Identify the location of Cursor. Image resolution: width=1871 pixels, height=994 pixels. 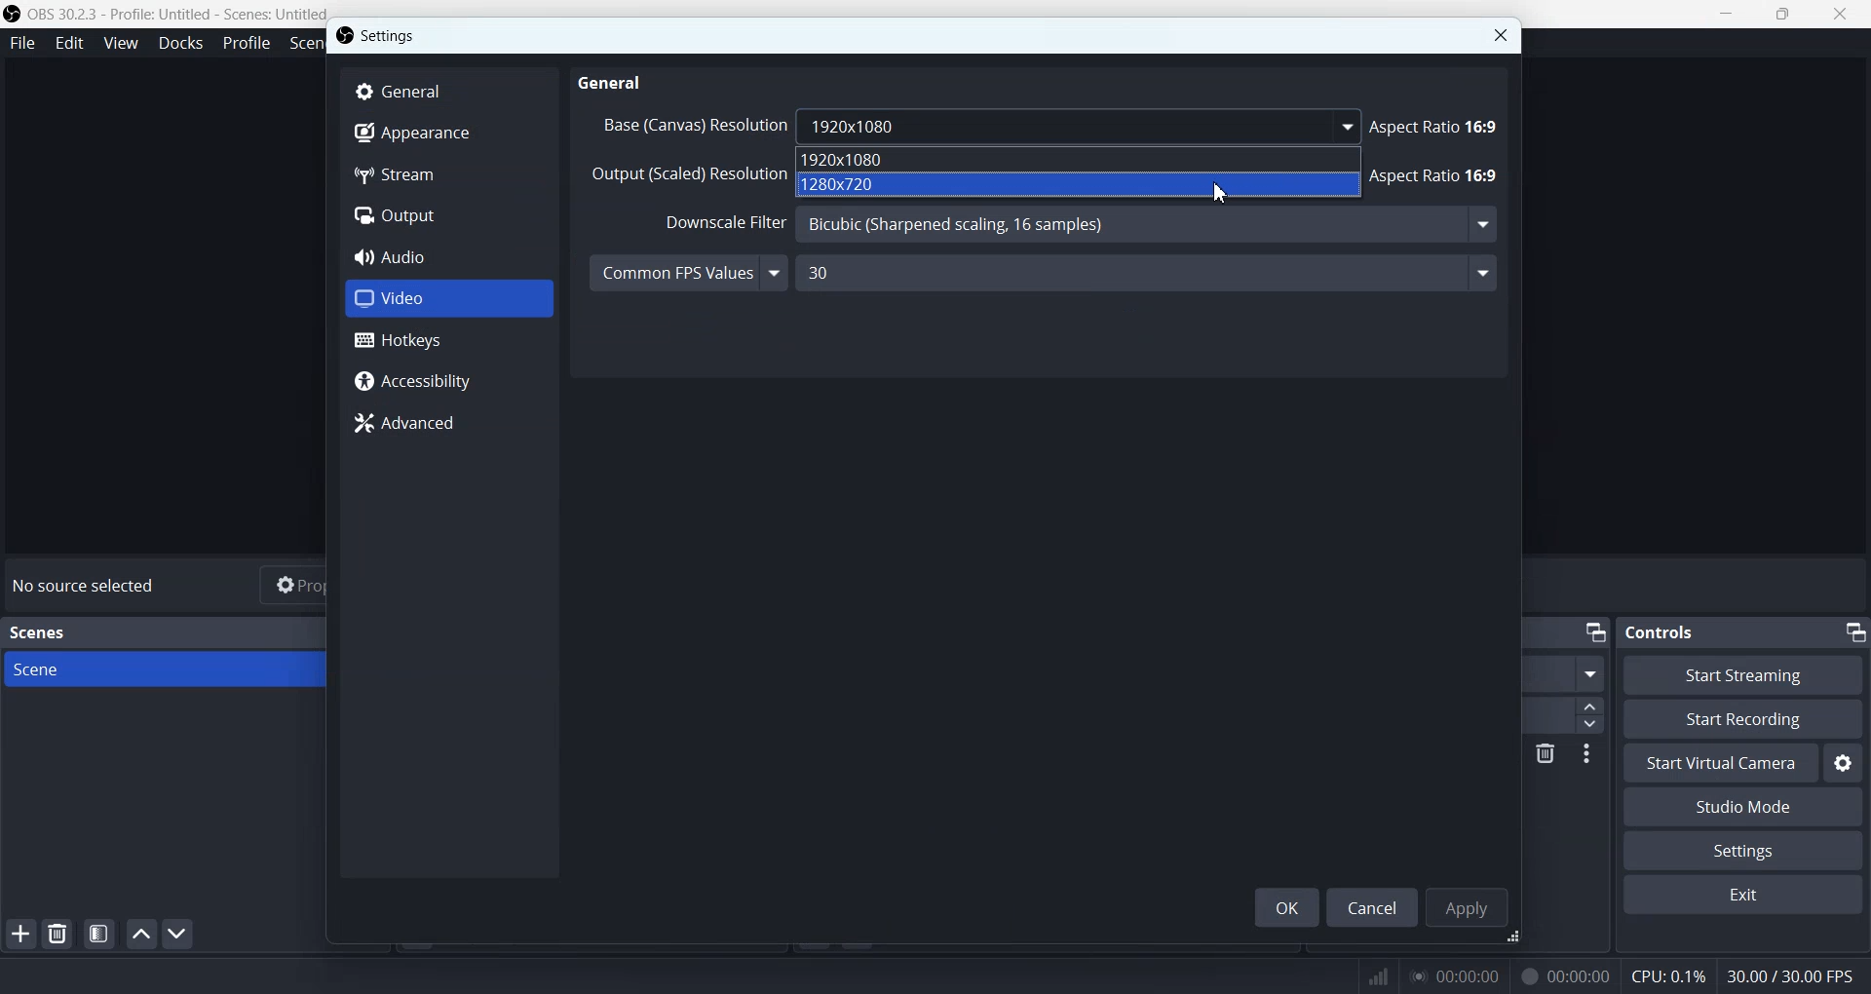
(1216, 193).